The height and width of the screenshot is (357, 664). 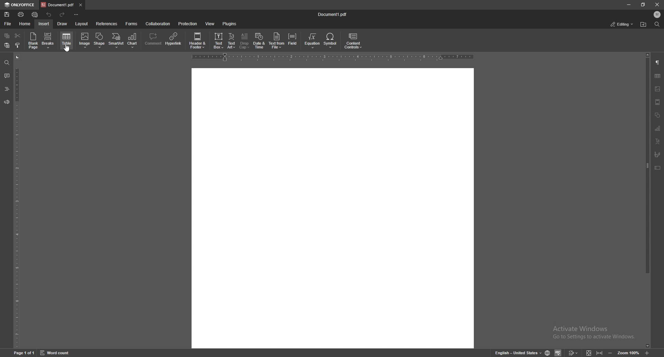 I want to click on cursor, so click(x=67, y=48).